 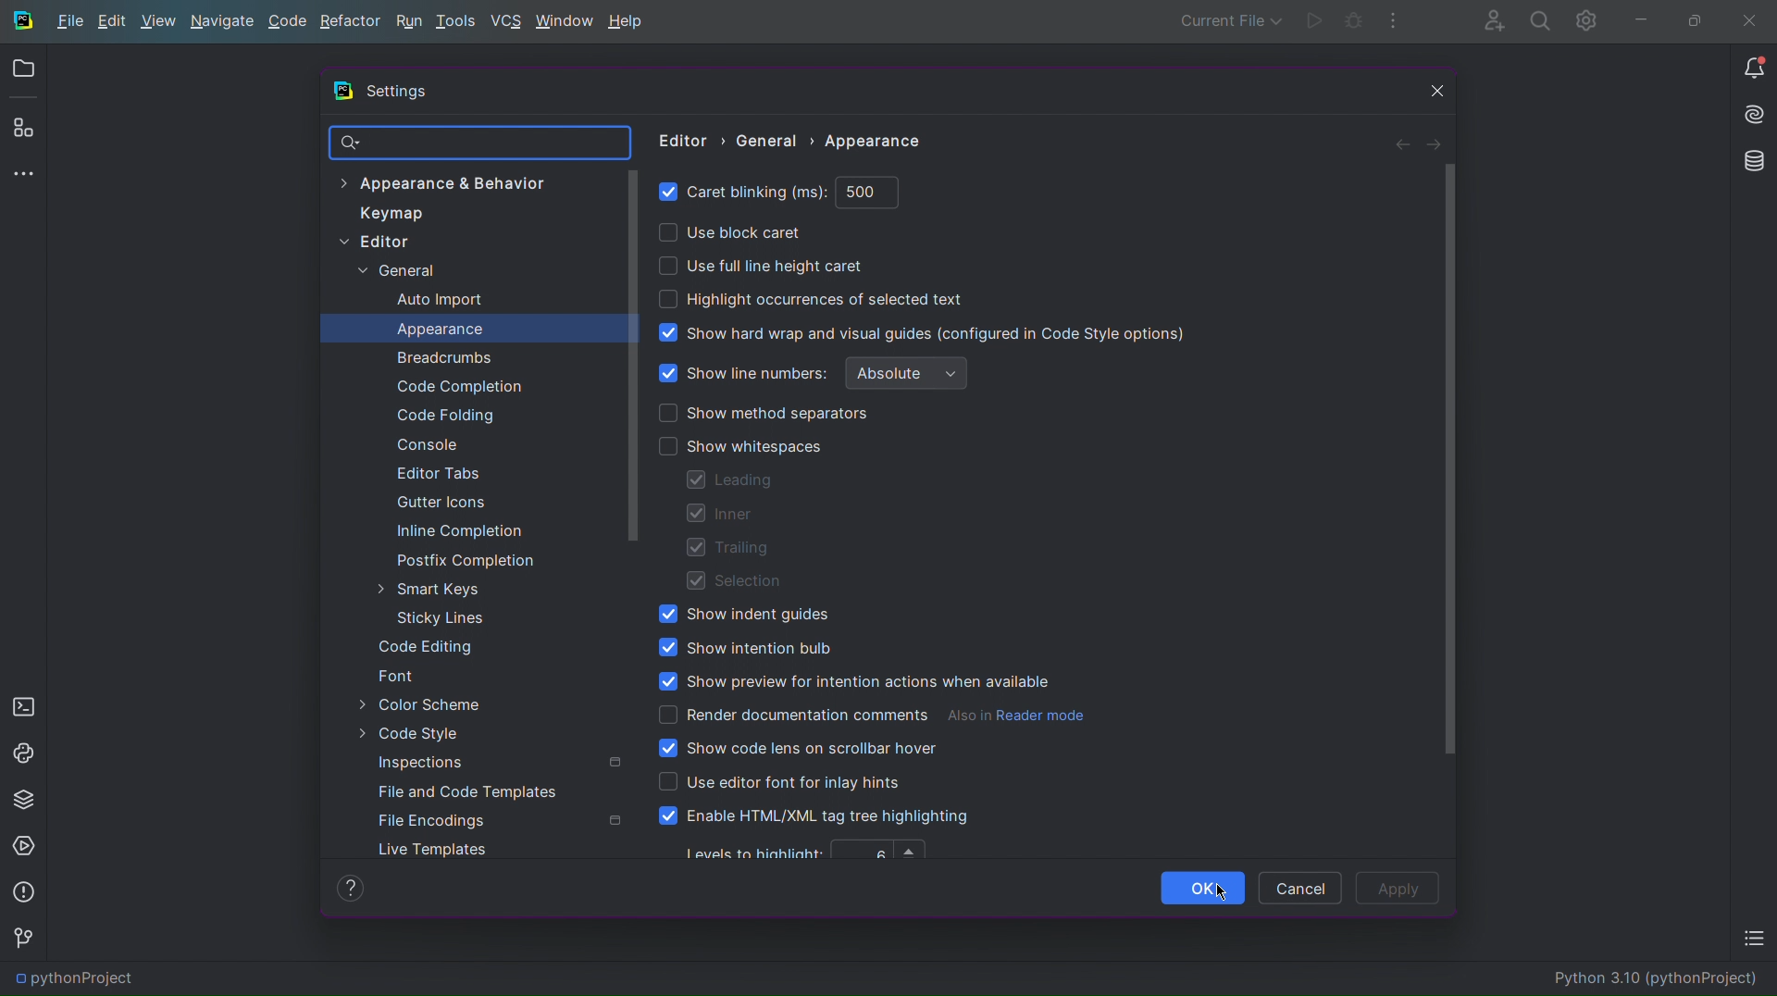 What do you see at coordinates (1314, 23) in the screenshot?
I see `Run` at bounding box center [1314, 23].